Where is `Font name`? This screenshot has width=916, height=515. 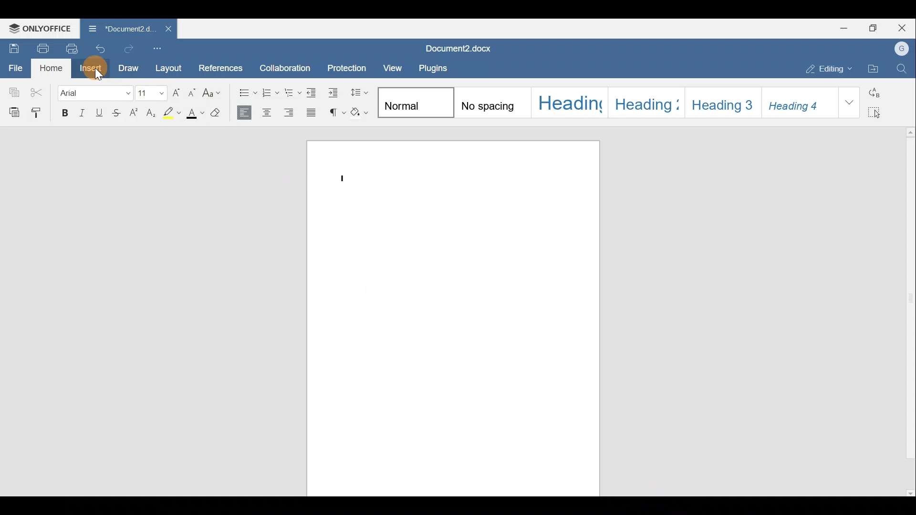
Font name is located at coordinates (96, 92).